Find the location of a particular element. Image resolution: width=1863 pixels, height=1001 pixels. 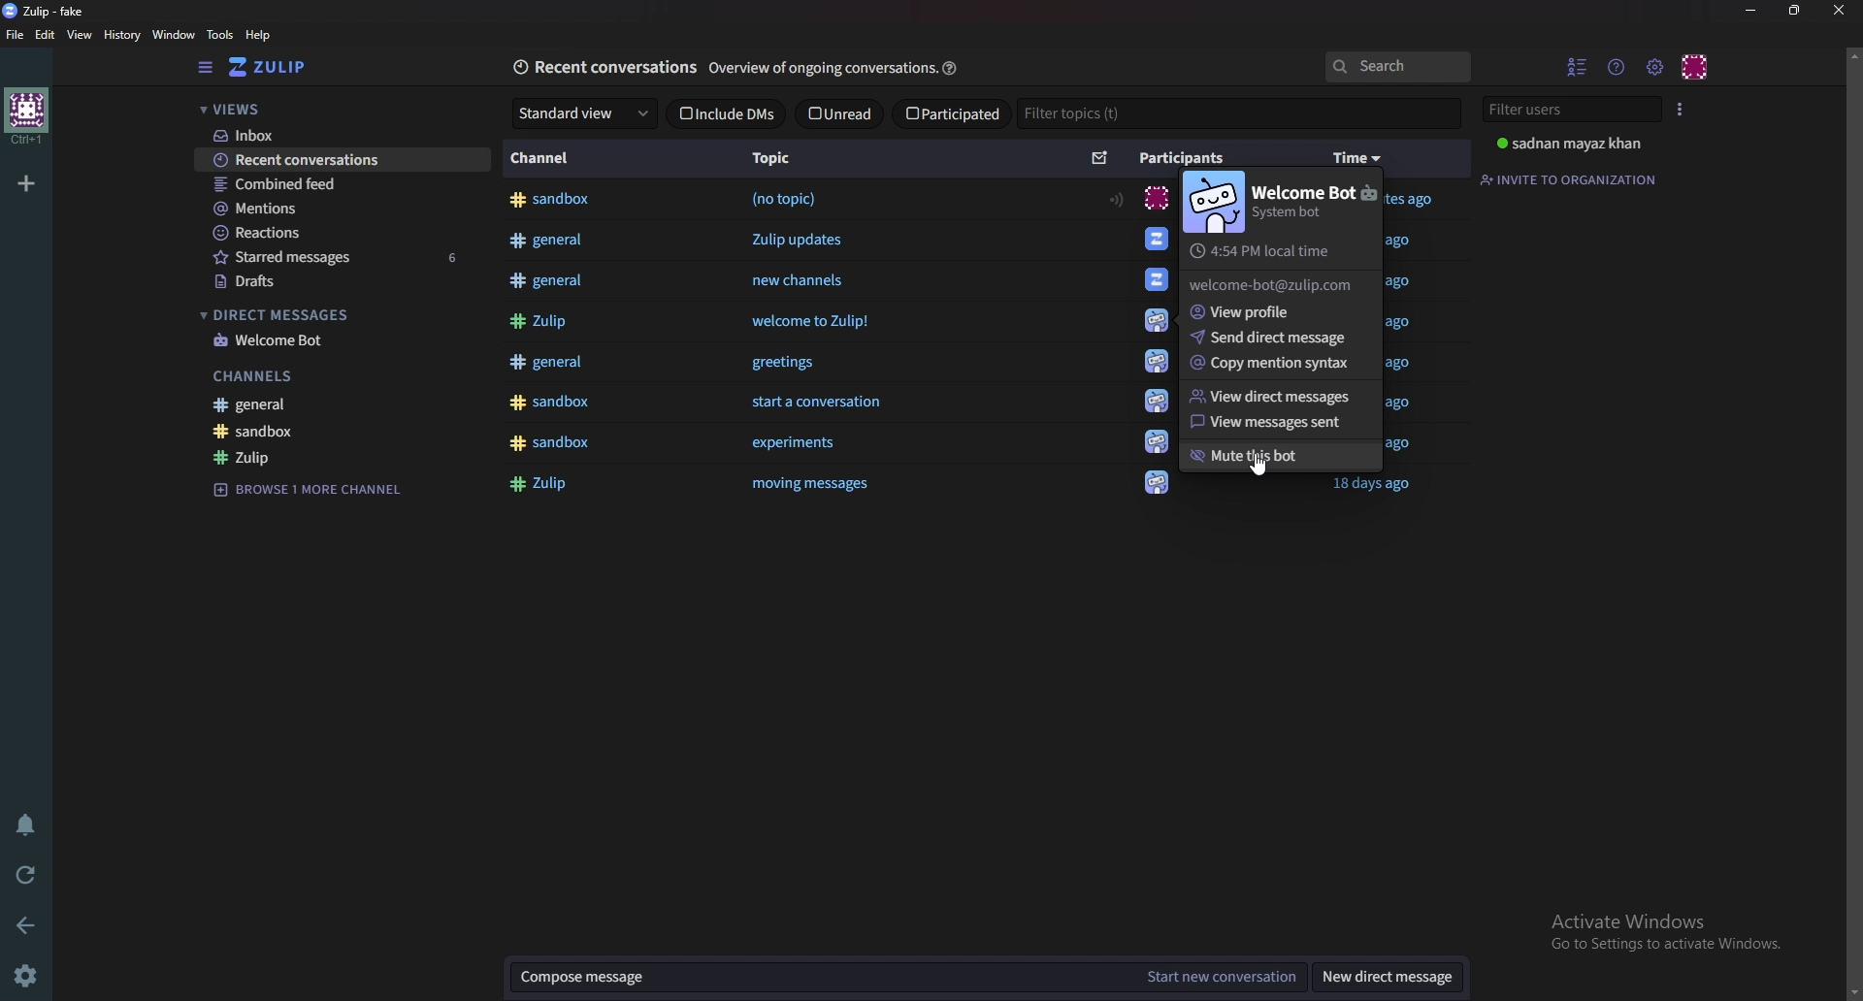

greetings is located at coordinates (783, 363).